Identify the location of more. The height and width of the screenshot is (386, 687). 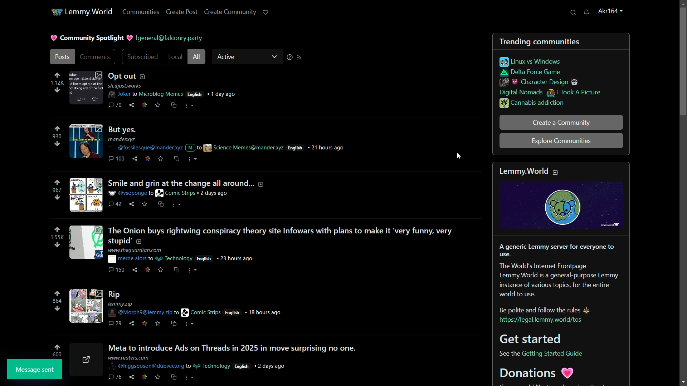
(190, 323).